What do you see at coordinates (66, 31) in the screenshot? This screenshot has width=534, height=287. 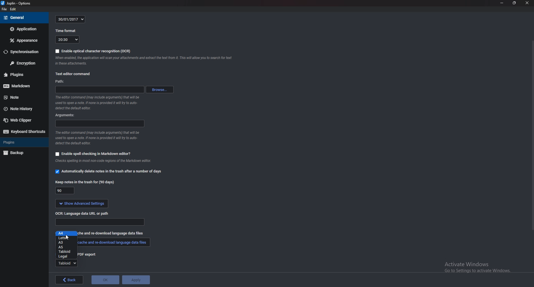 I see `time format` at bounding box center [66, 31].